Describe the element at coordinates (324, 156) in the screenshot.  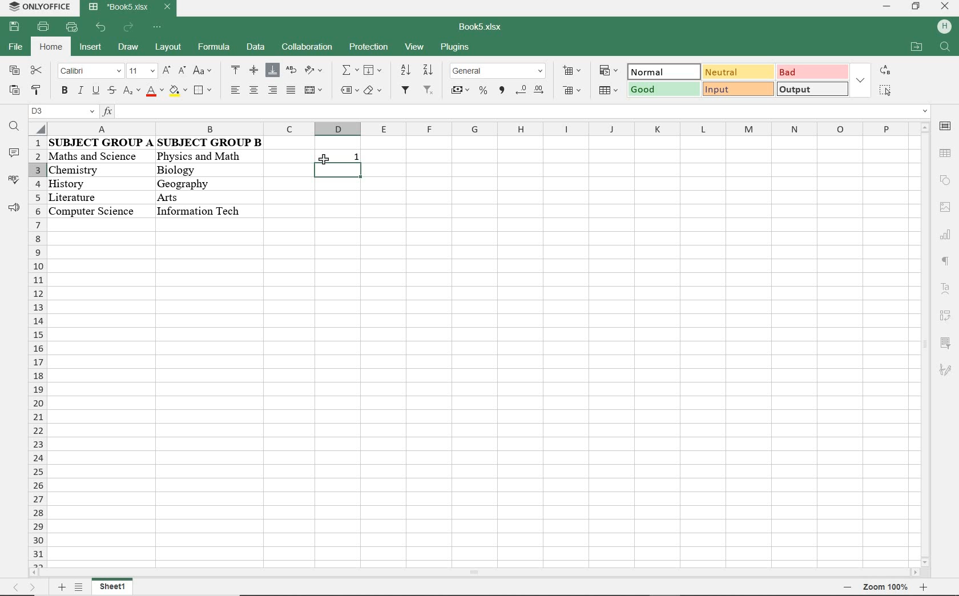
I see `cursor on formular 1` at that location.